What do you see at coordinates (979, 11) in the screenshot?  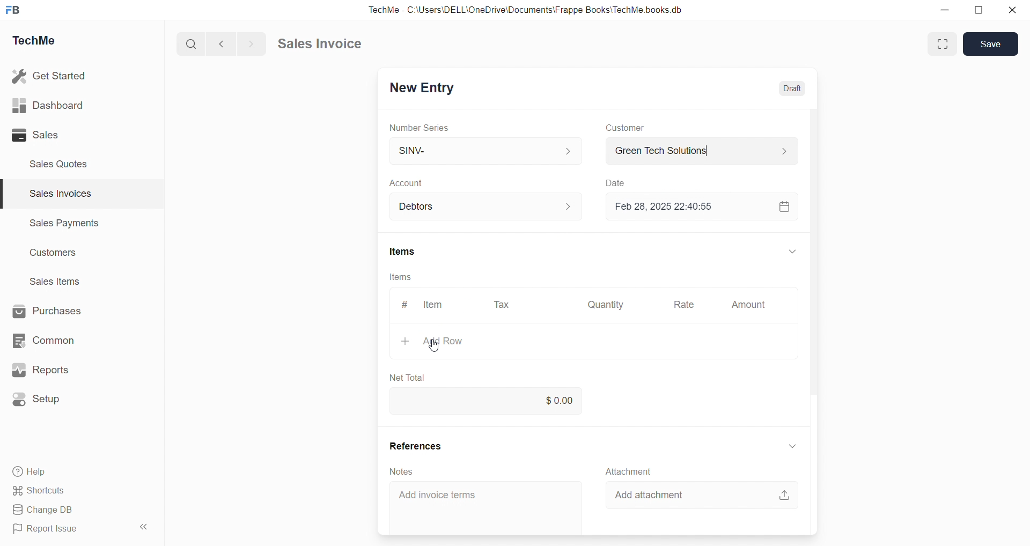 I see `resize` at bounding box center [979, 11].